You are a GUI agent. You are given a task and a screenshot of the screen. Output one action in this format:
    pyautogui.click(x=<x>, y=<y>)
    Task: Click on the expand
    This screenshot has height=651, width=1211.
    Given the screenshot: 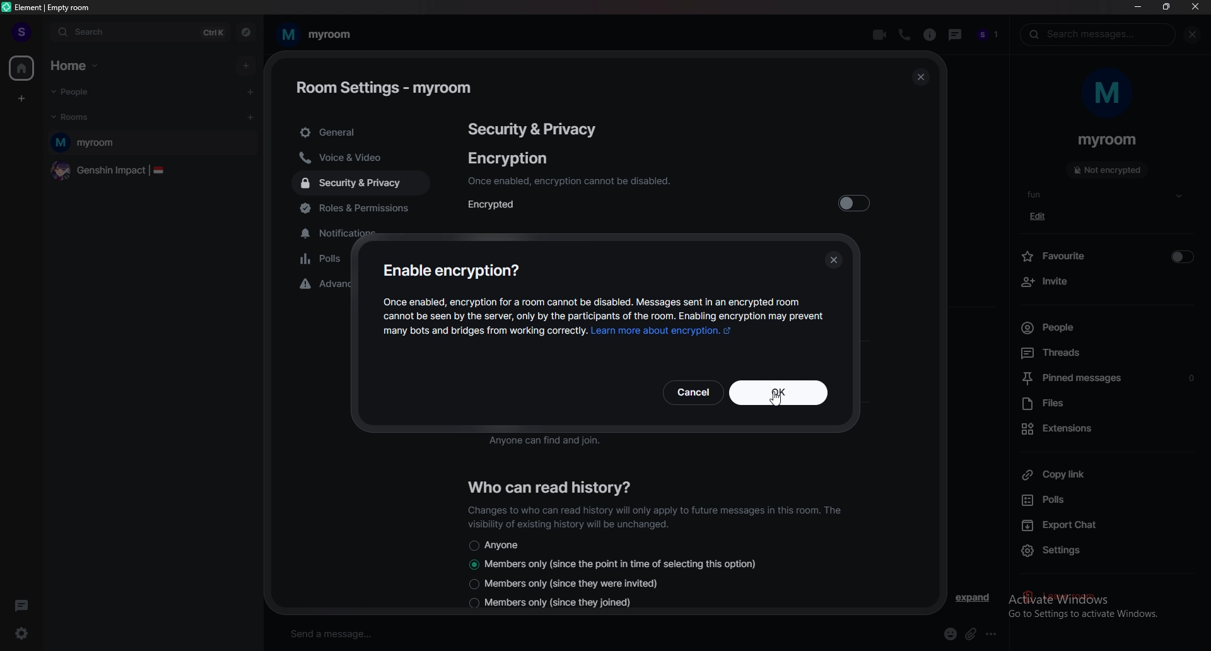 What is the action you would take?
    pyautogui.click(x=974, y=597)
    